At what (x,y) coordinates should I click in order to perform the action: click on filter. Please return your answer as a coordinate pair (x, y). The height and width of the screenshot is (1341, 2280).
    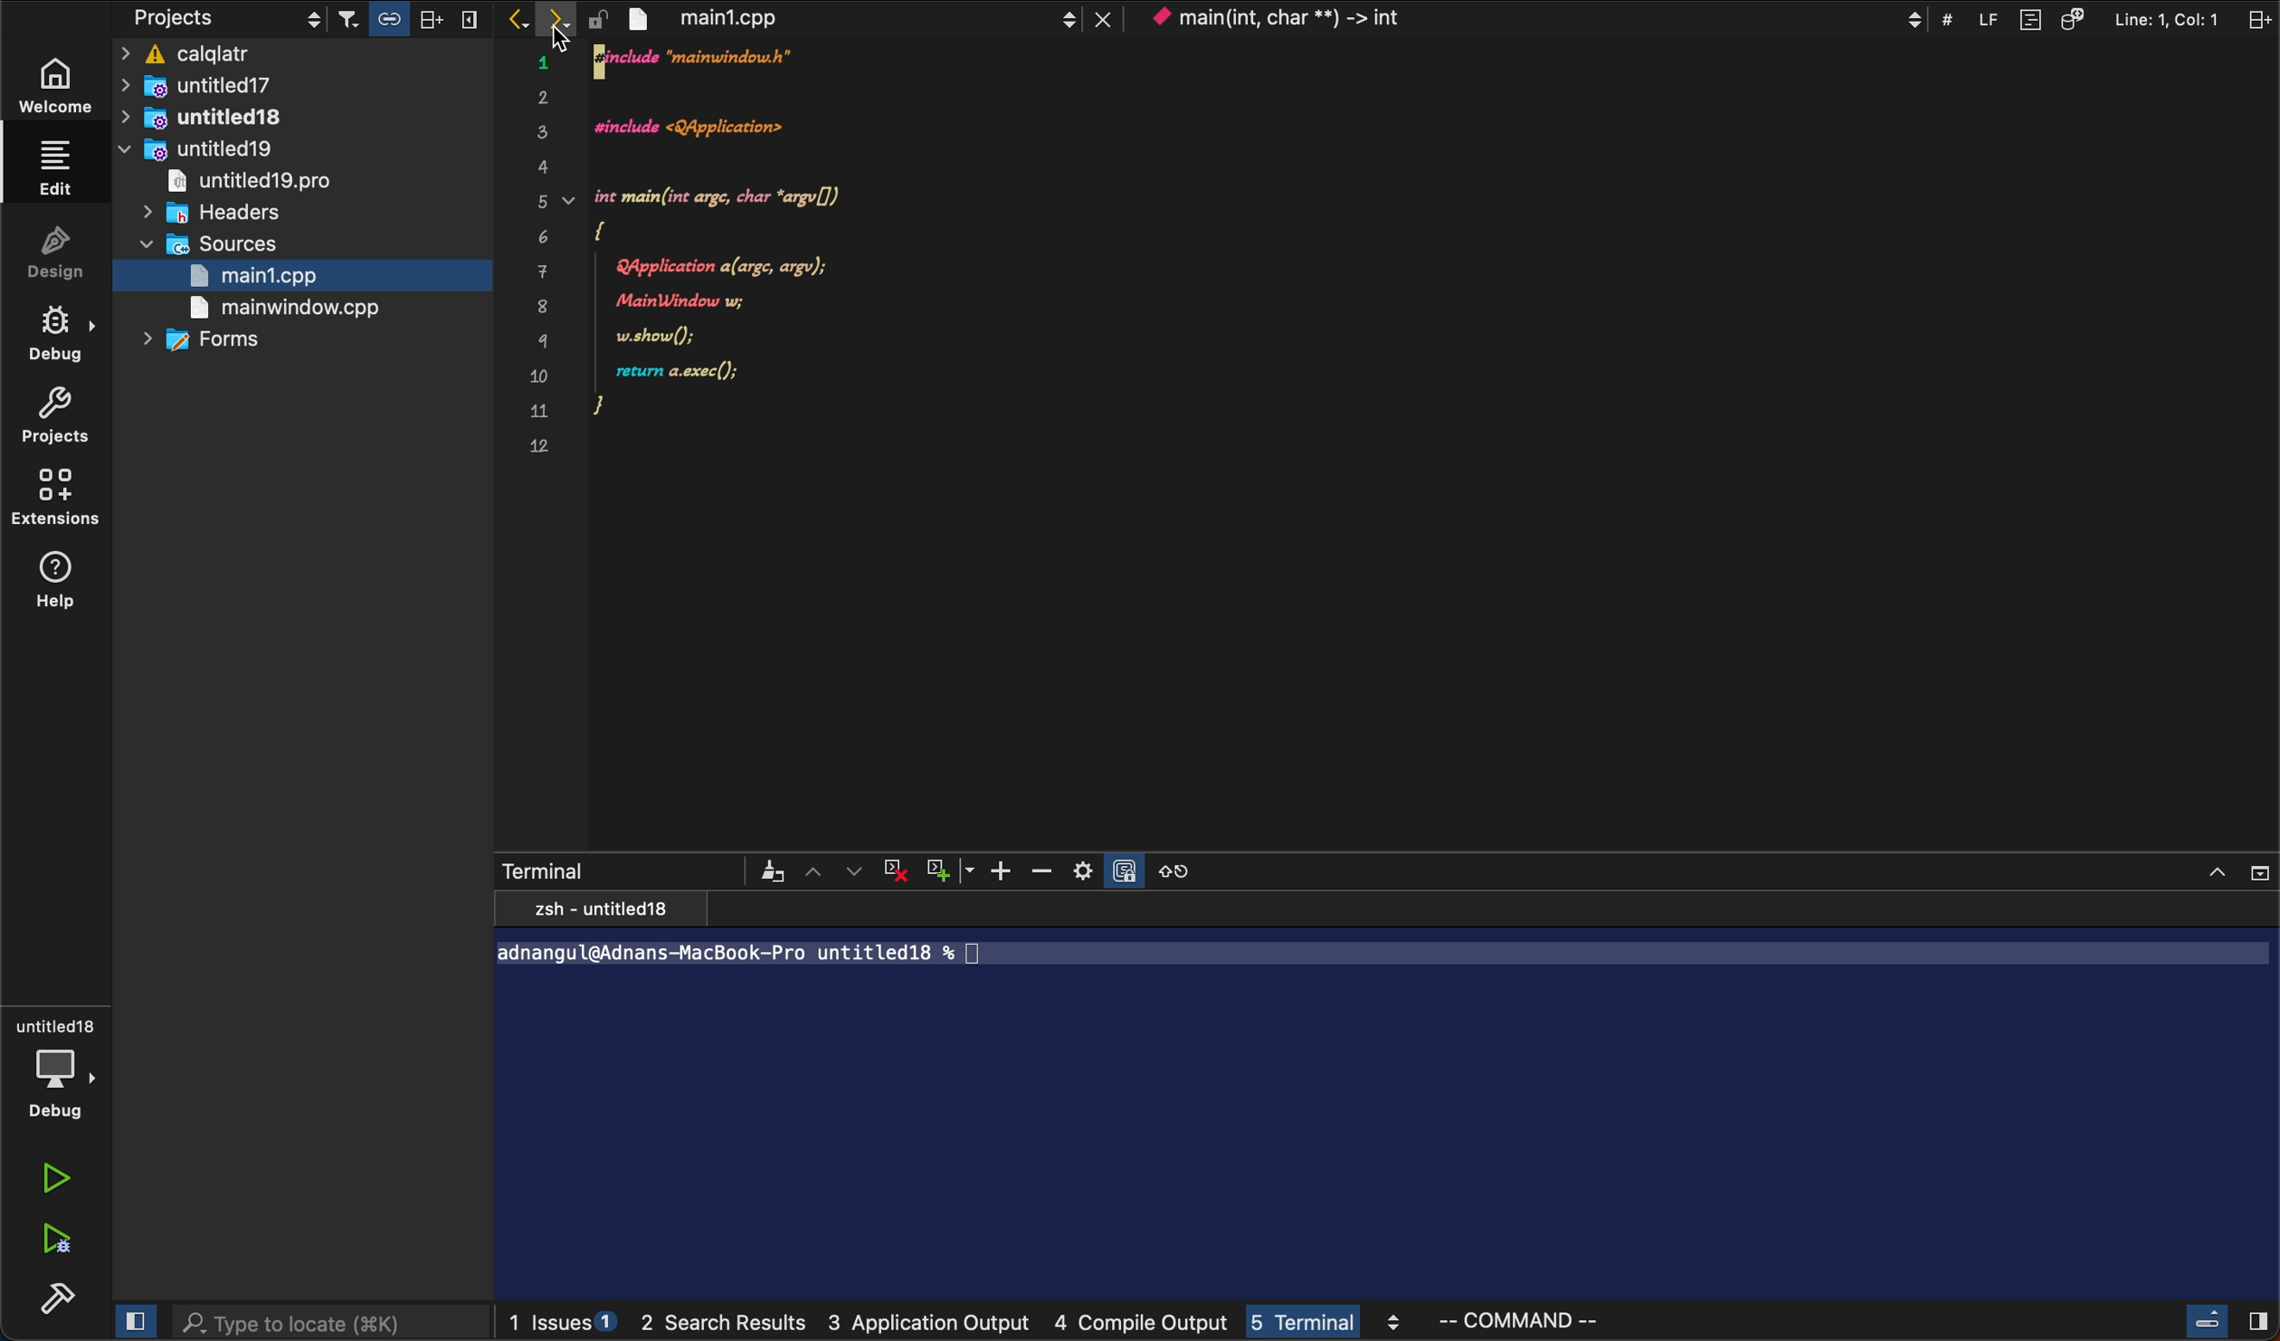
    Looking at the image, I should click on (408, 18).